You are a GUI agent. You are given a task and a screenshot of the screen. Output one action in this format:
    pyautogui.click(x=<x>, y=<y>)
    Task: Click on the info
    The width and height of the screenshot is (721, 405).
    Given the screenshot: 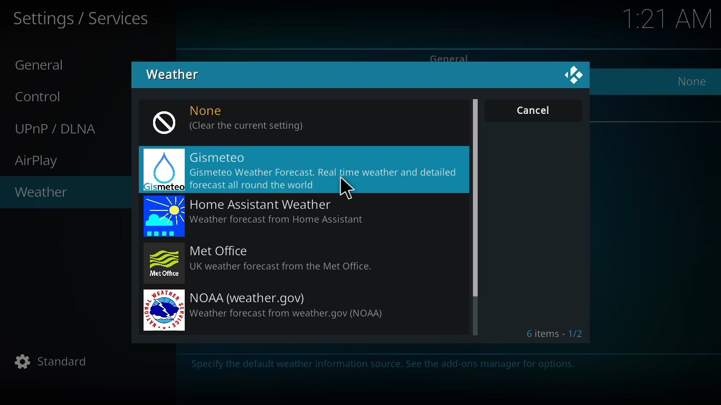 What is the action you would take?
    pyautogui.click(x=386, y=365)
    